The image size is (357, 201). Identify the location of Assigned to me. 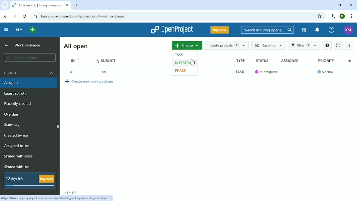
(17, 146).